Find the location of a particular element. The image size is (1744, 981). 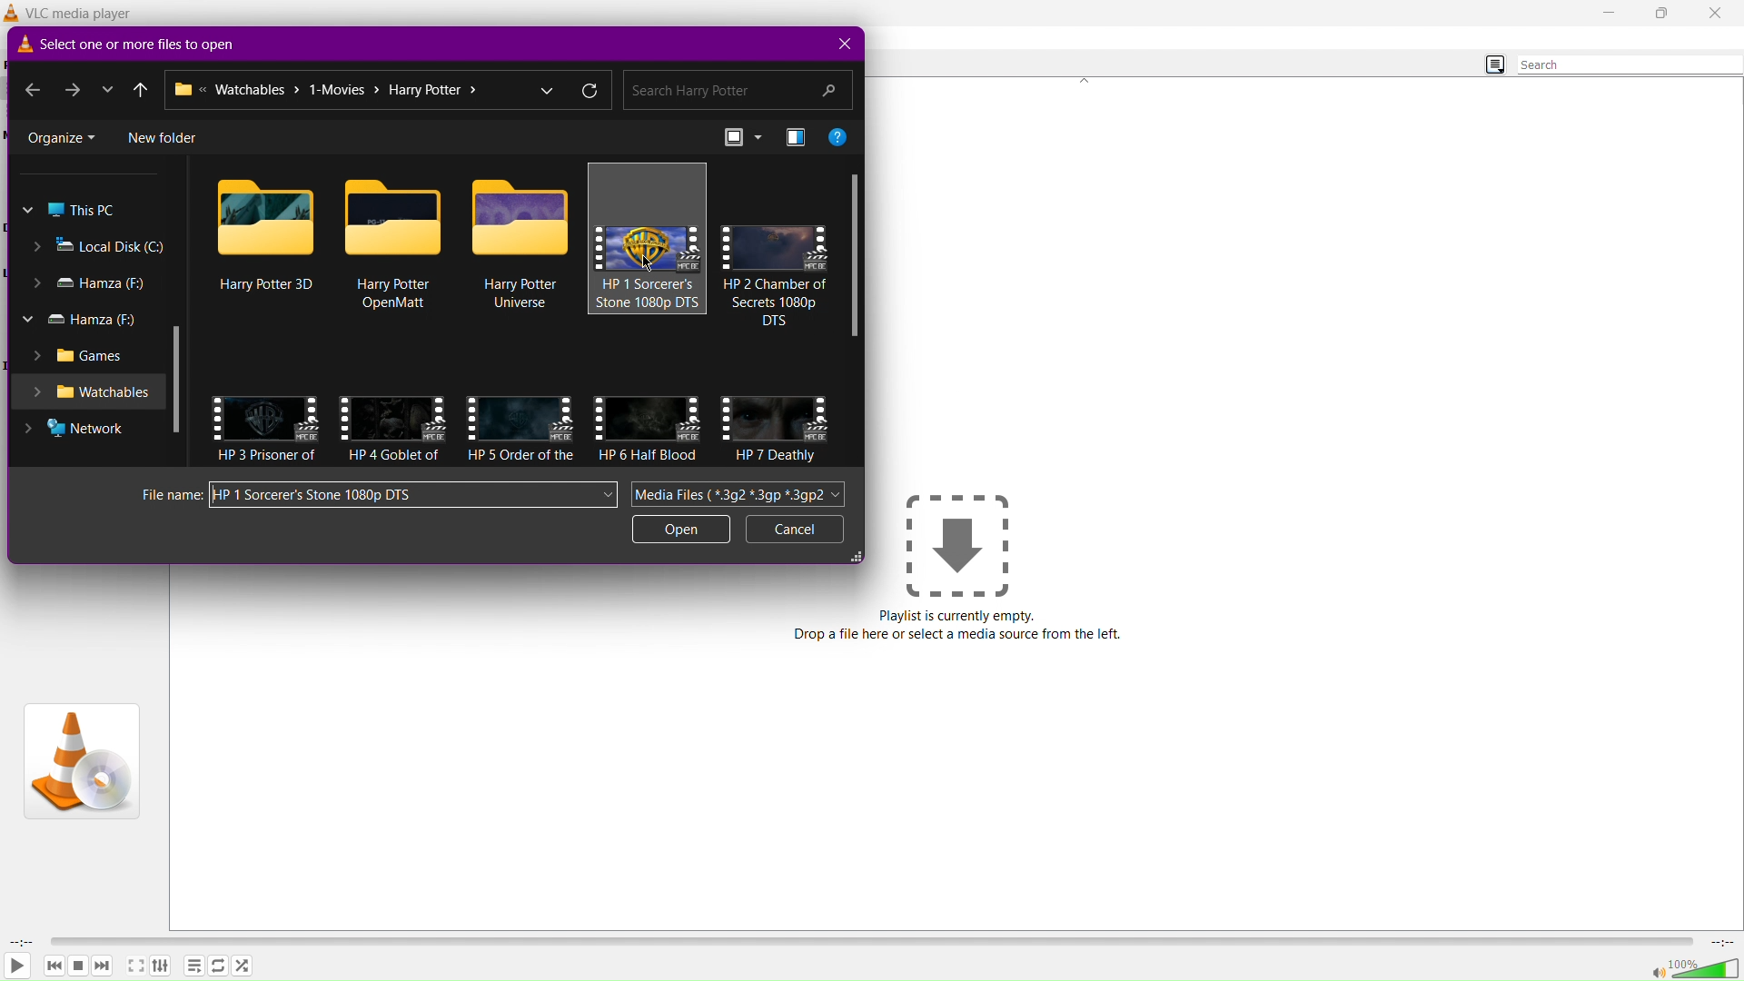

Close is located at coordinates (841, 45).